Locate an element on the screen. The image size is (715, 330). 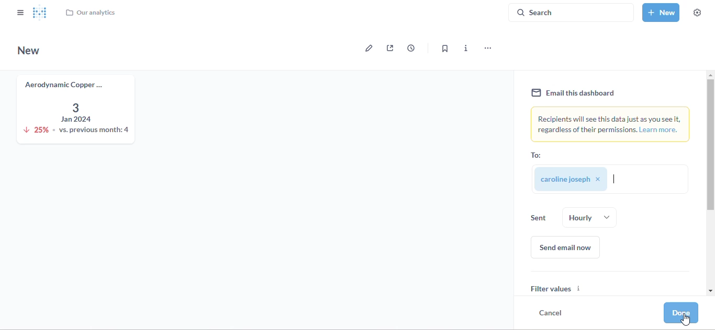
email this dashboard is located at coordinates (573, 93).